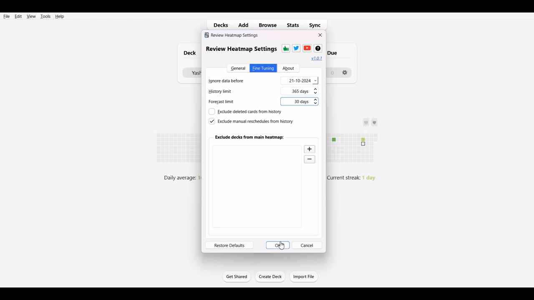  I want to click on Browse, so click(267, 25).